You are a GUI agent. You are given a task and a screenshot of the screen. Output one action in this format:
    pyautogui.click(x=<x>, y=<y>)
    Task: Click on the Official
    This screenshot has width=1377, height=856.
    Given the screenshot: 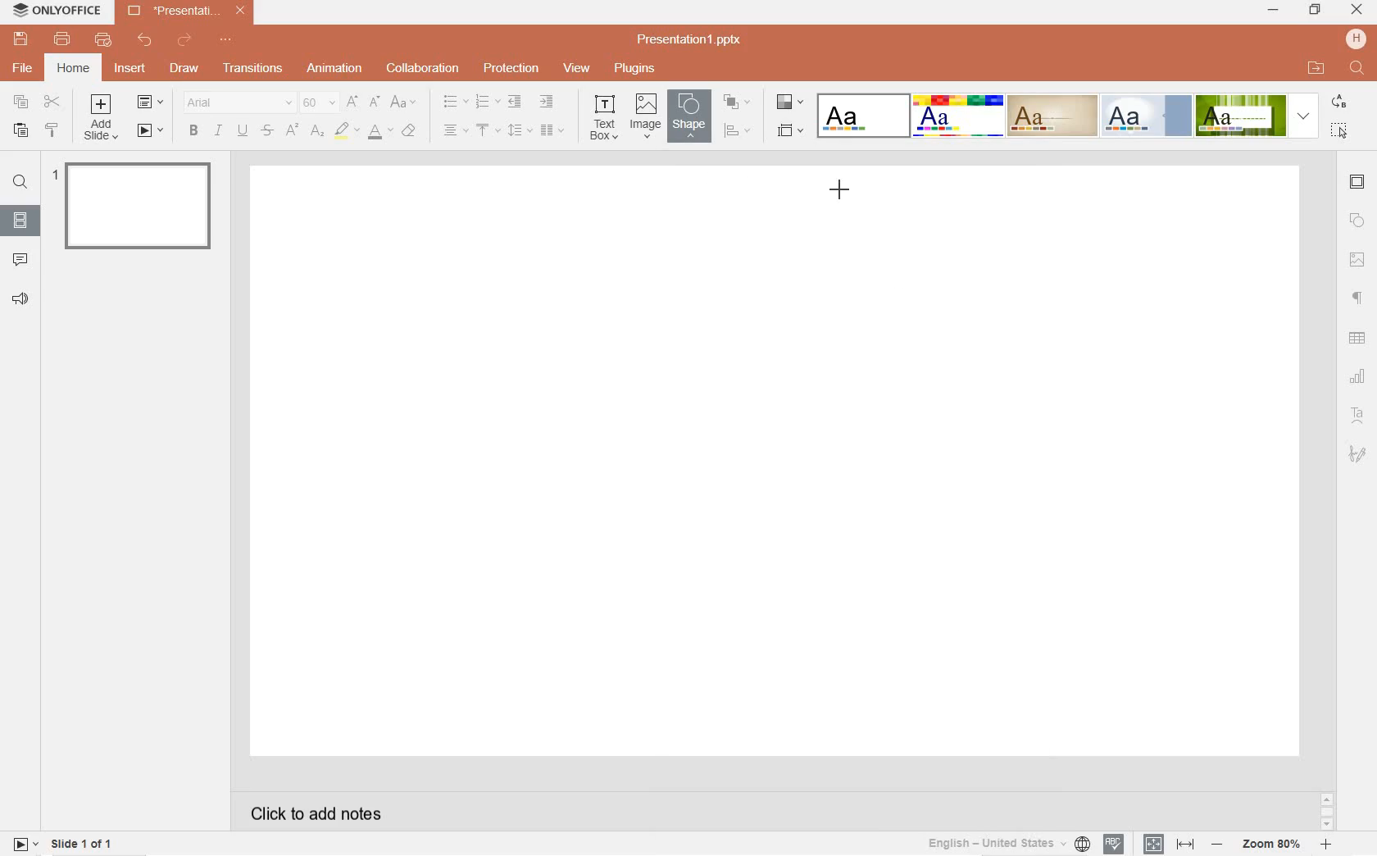 What is the action you would take?
    pyautogui.click(x=1146, y=116)
    